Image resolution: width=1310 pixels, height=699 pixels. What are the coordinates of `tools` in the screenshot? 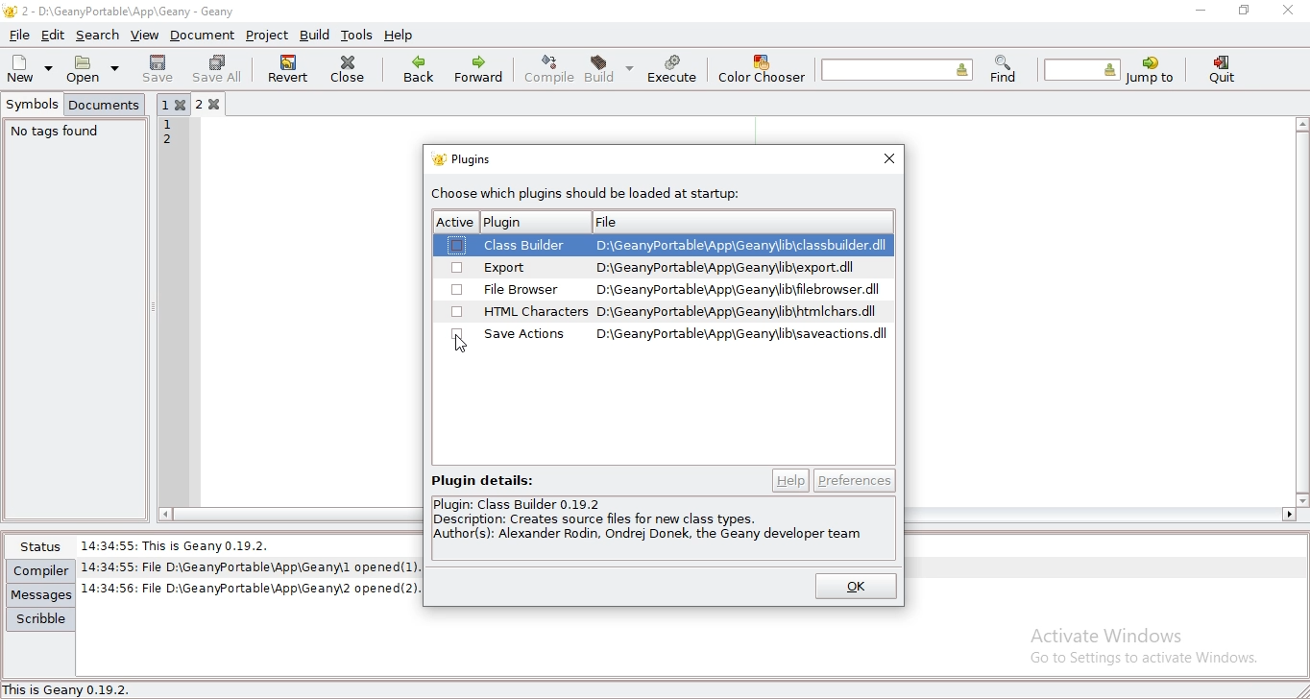 It's located at (357, 35).